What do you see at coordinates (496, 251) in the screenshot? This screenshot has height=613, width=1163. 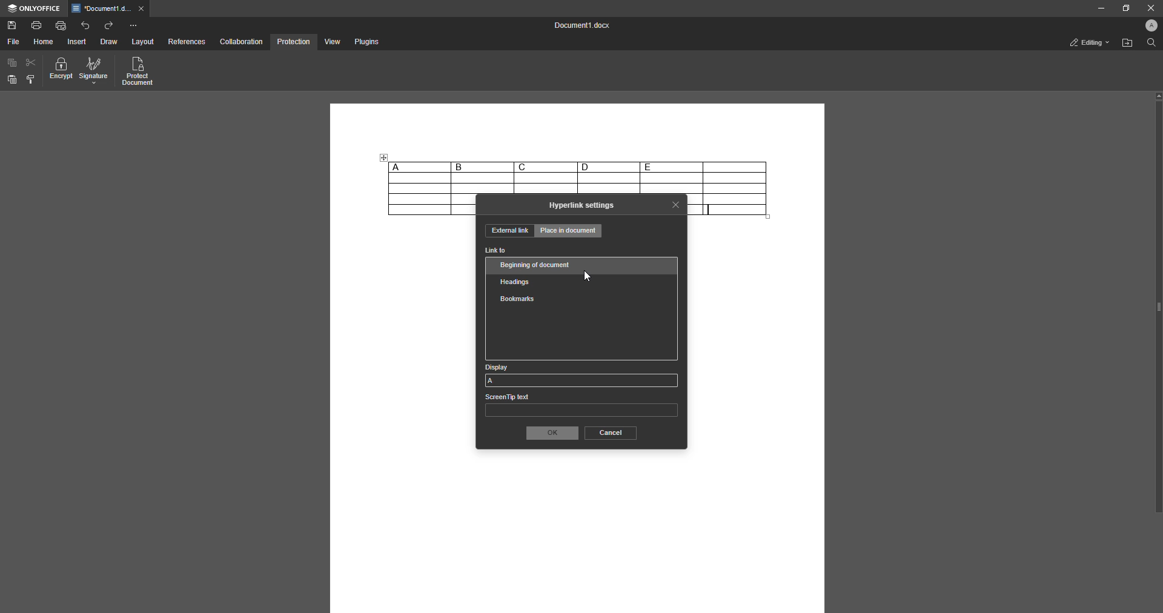 I see `Link to` at bounding box center [496, 251].